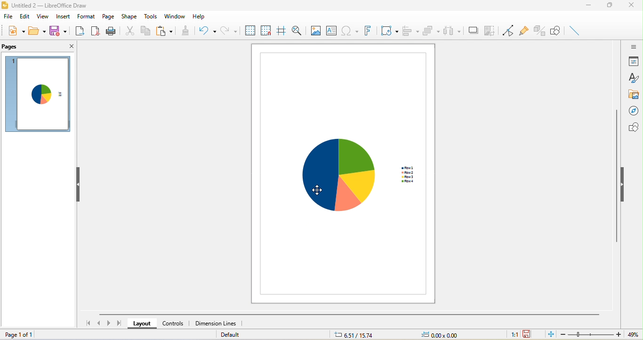 The width and height of the screenshot is (643, 340). What do you see at coordinates (37, 95) in the screenshot?
I see `page preview` at bounding box center [37, 95].